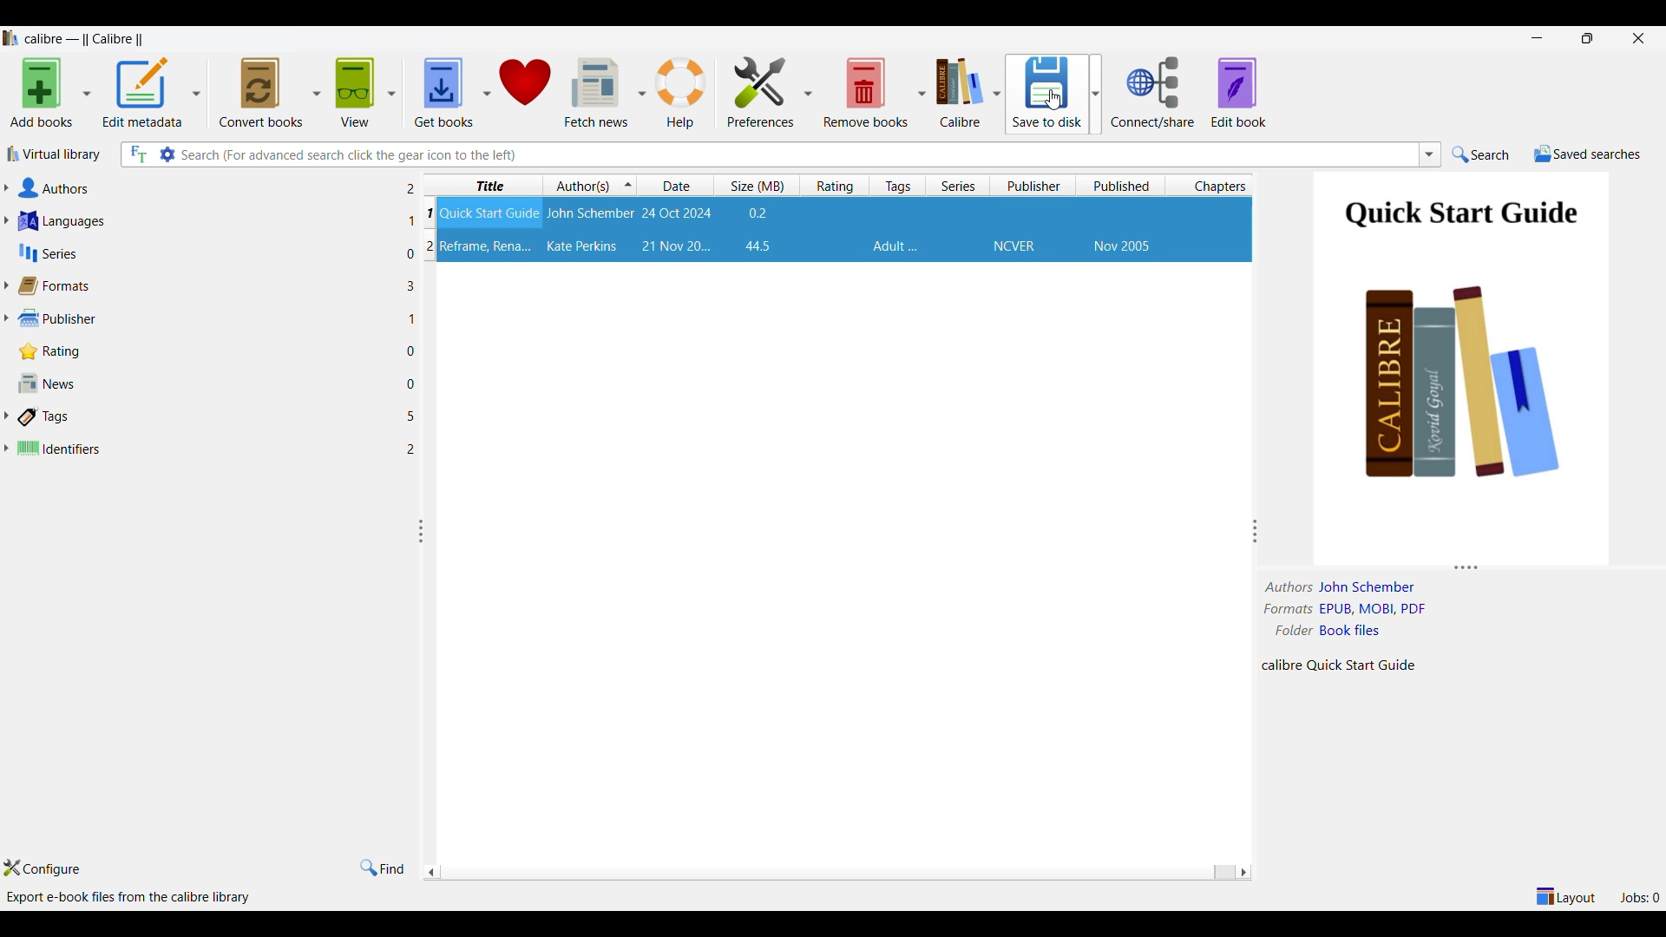  What do you see at coordinates (875, 92) in the screenshot?
I see `Remove book options` at bounding box center [875, 92].